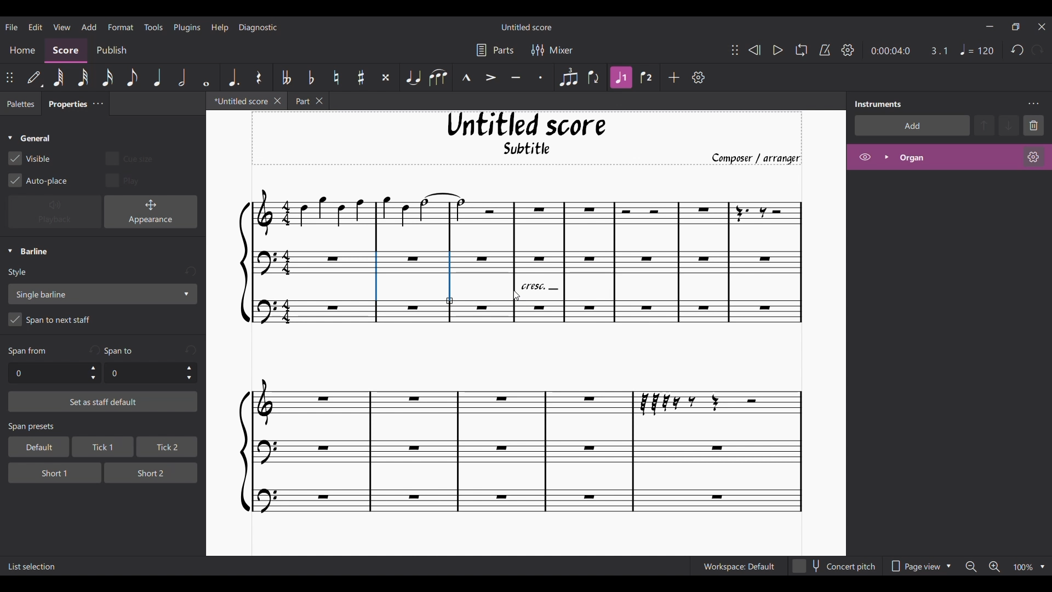 The height and width of the screenshot is (592, 1052). I want to click on Redo, so click(1037, 50).